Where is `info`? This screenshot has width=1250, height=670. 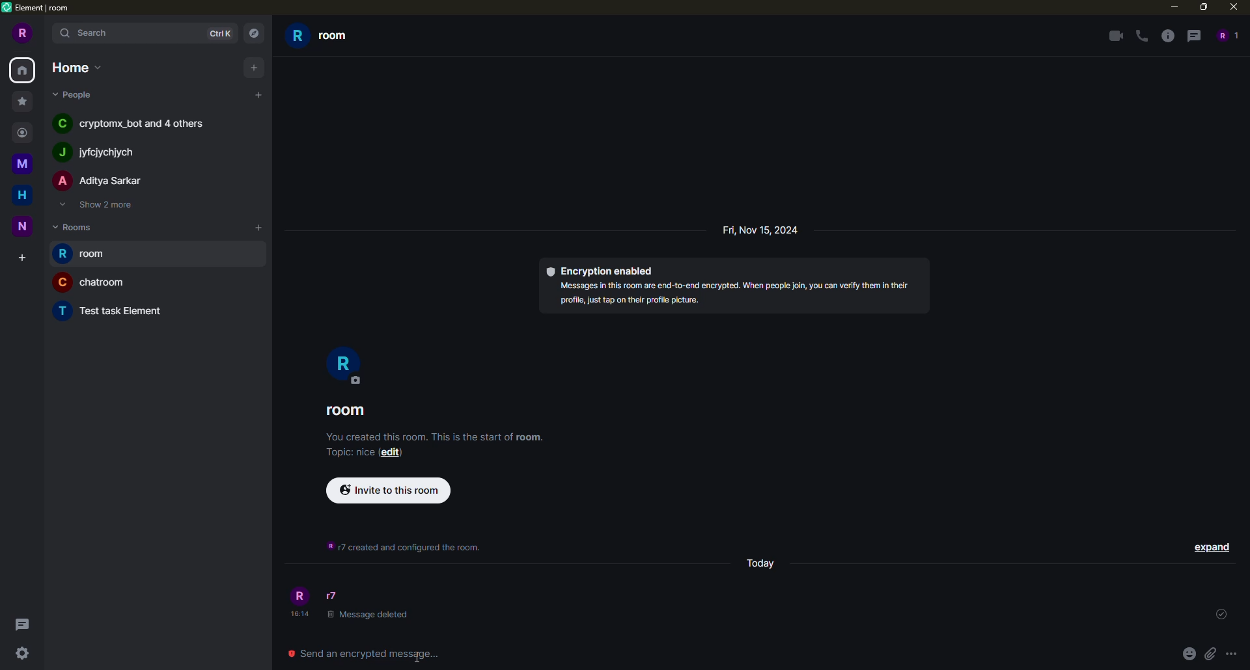 info is located at coordinates (407, 550).